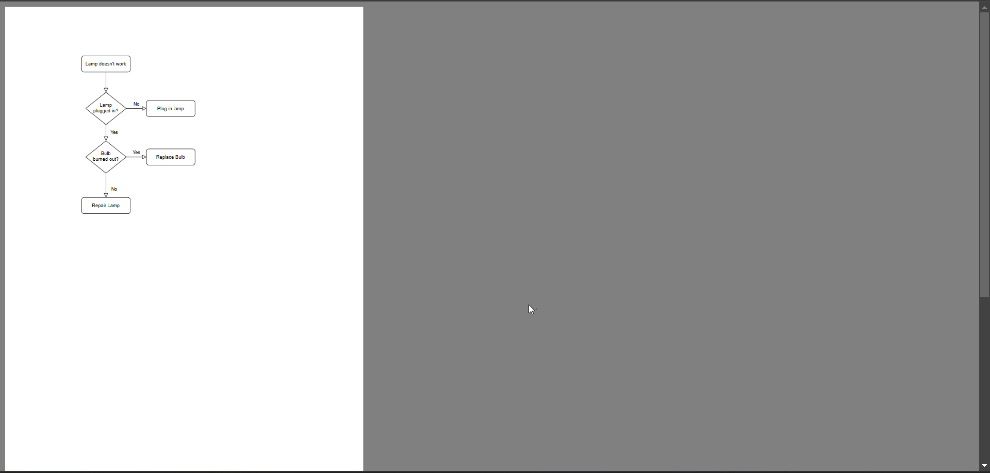  What do you see at coordinates (984, 157) in the screenshot?
I see `scroll bar` at bounding box center [984, 157].